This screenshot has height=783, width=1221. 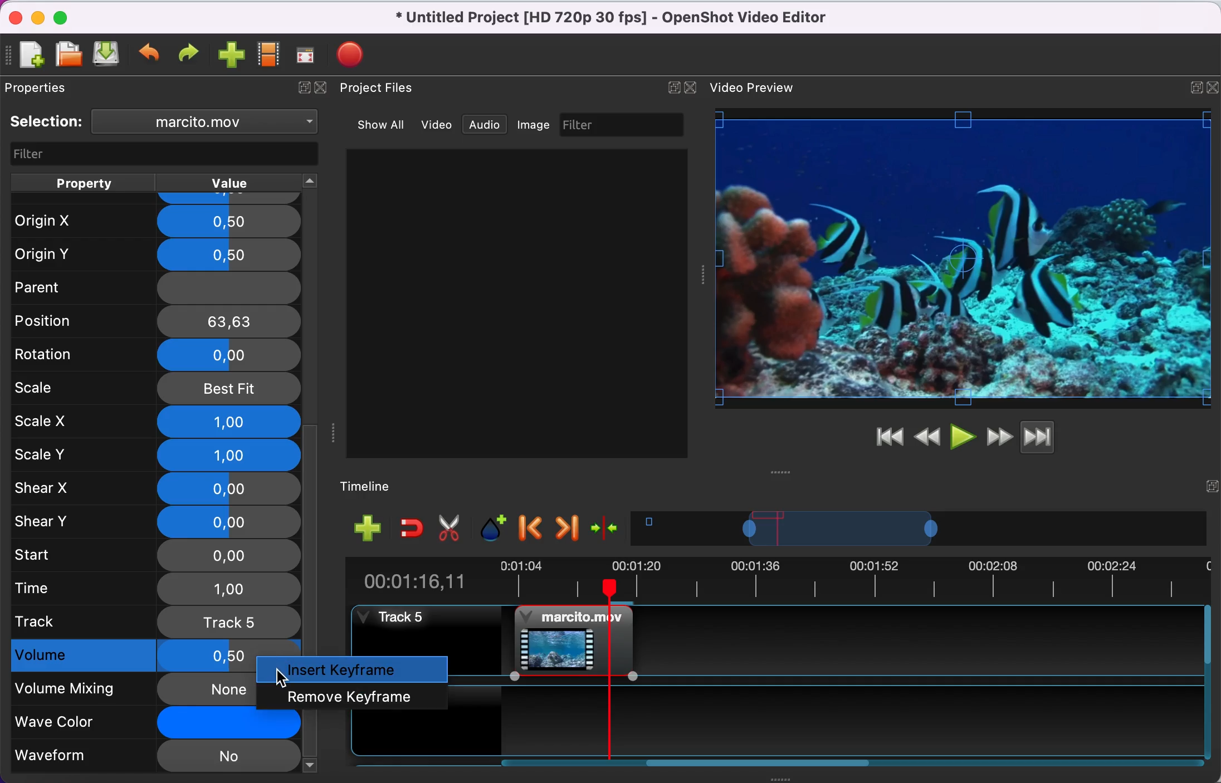 What do you see at coordinates (157, 454) in the screenshot?
I see `scale y 1` at bounding box center [157, 454].